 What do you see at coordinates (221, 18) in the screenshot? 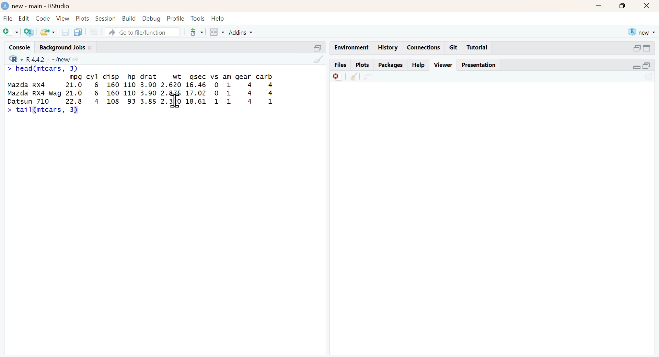
I see `Help` at bounding box center [221, 18].